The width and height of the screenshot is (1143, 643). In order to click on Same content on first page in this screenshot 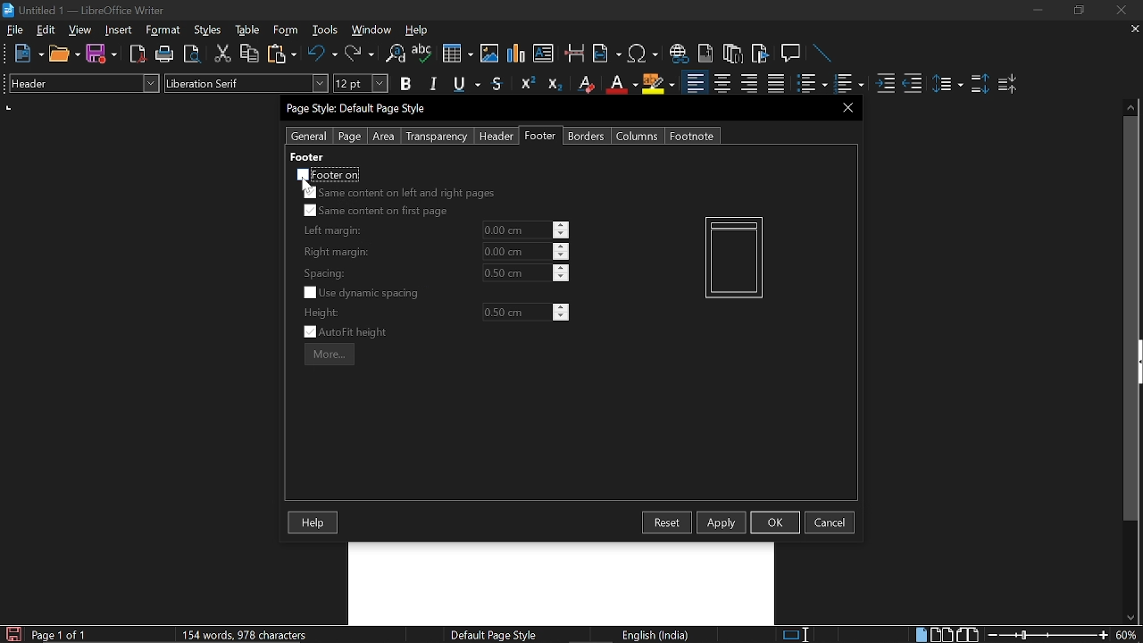, I will do `click(377, 212)`.